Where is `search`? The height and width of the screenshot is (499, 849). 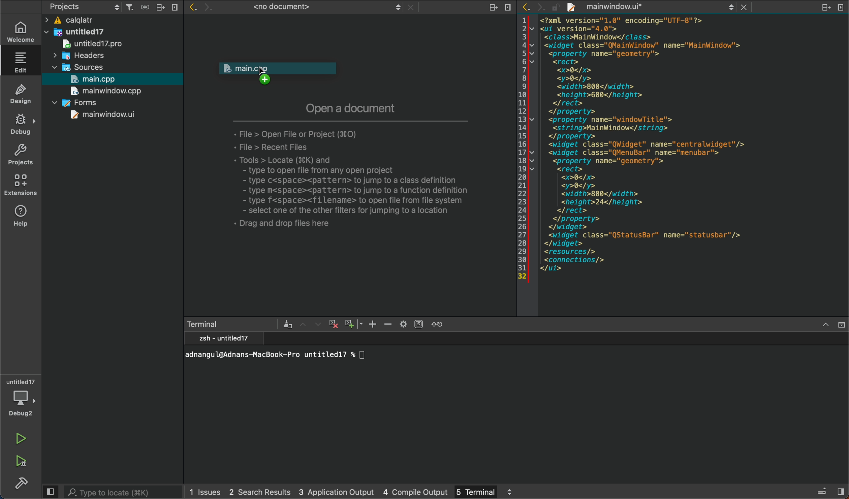 search is located at coordinates (125, 492).